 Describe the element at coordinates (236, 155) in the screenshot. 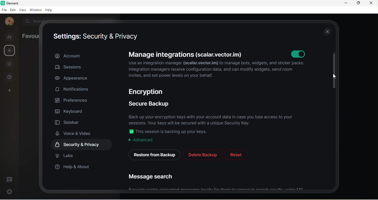

I see `reset` at that location.